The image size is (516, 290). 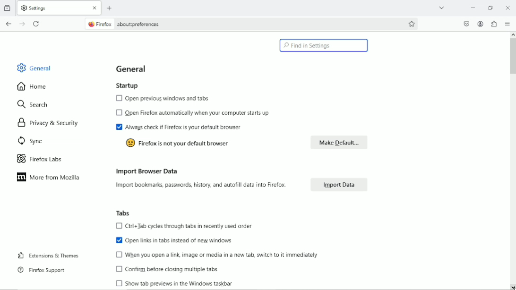 I want to click on Open previous windows and tabs, so click(x=167, y=99).